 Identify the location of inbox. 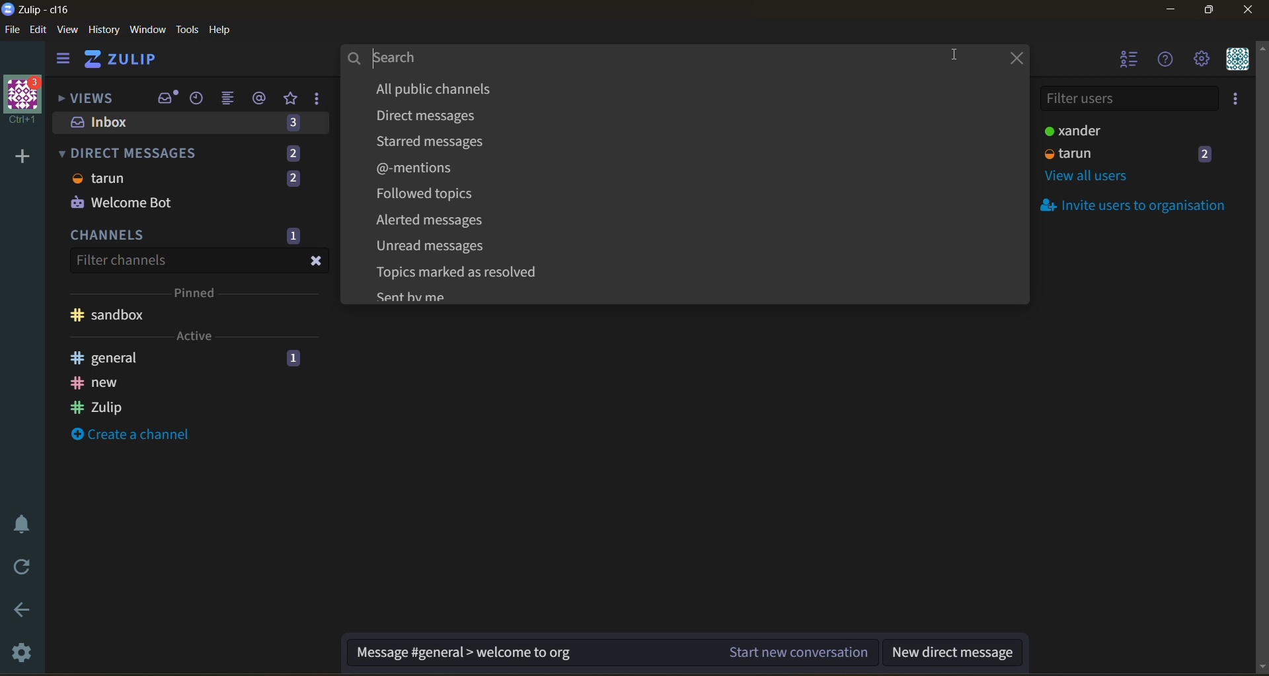
(105, 122).